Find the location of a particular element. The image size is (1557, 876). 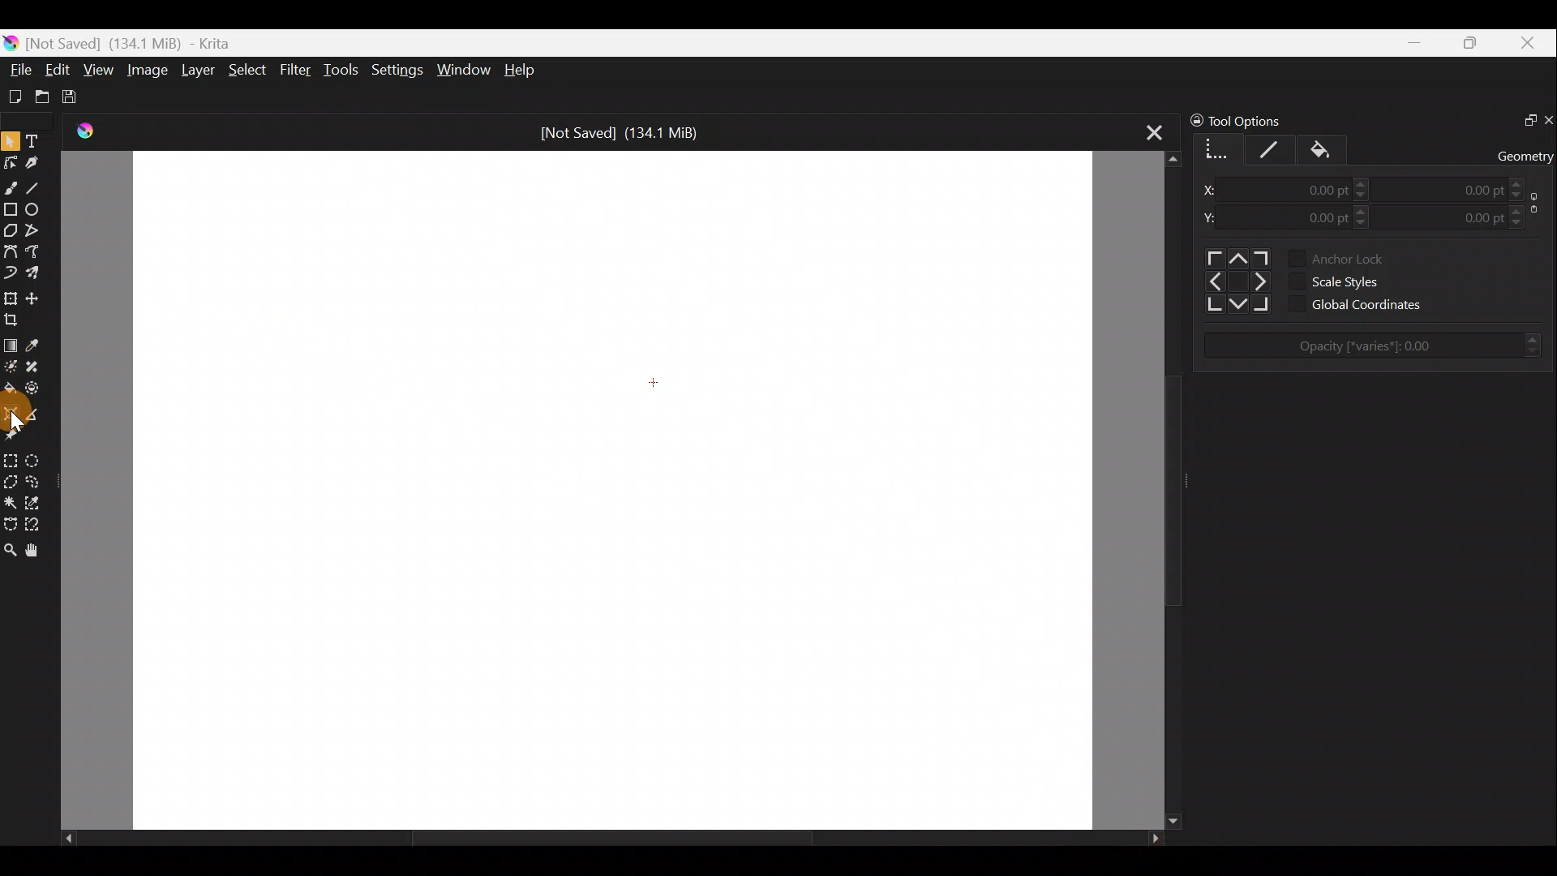

Contiguous selection tool is located at coordinates (11, 500).